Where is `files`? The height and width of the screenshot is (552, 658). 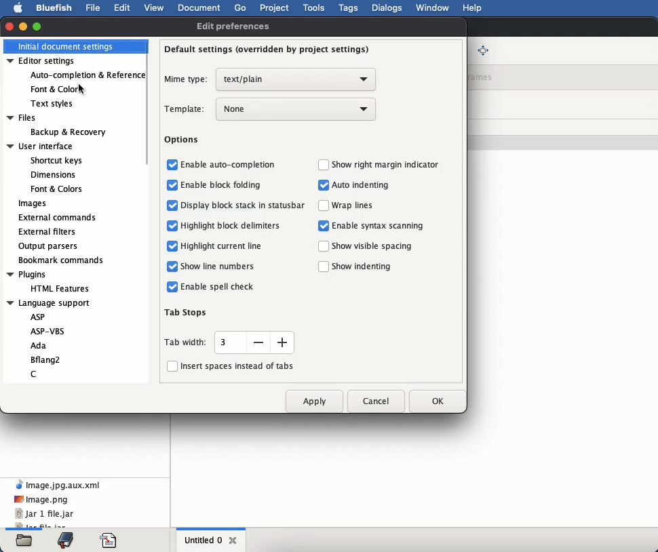
files is located at coordinates (24, 540).